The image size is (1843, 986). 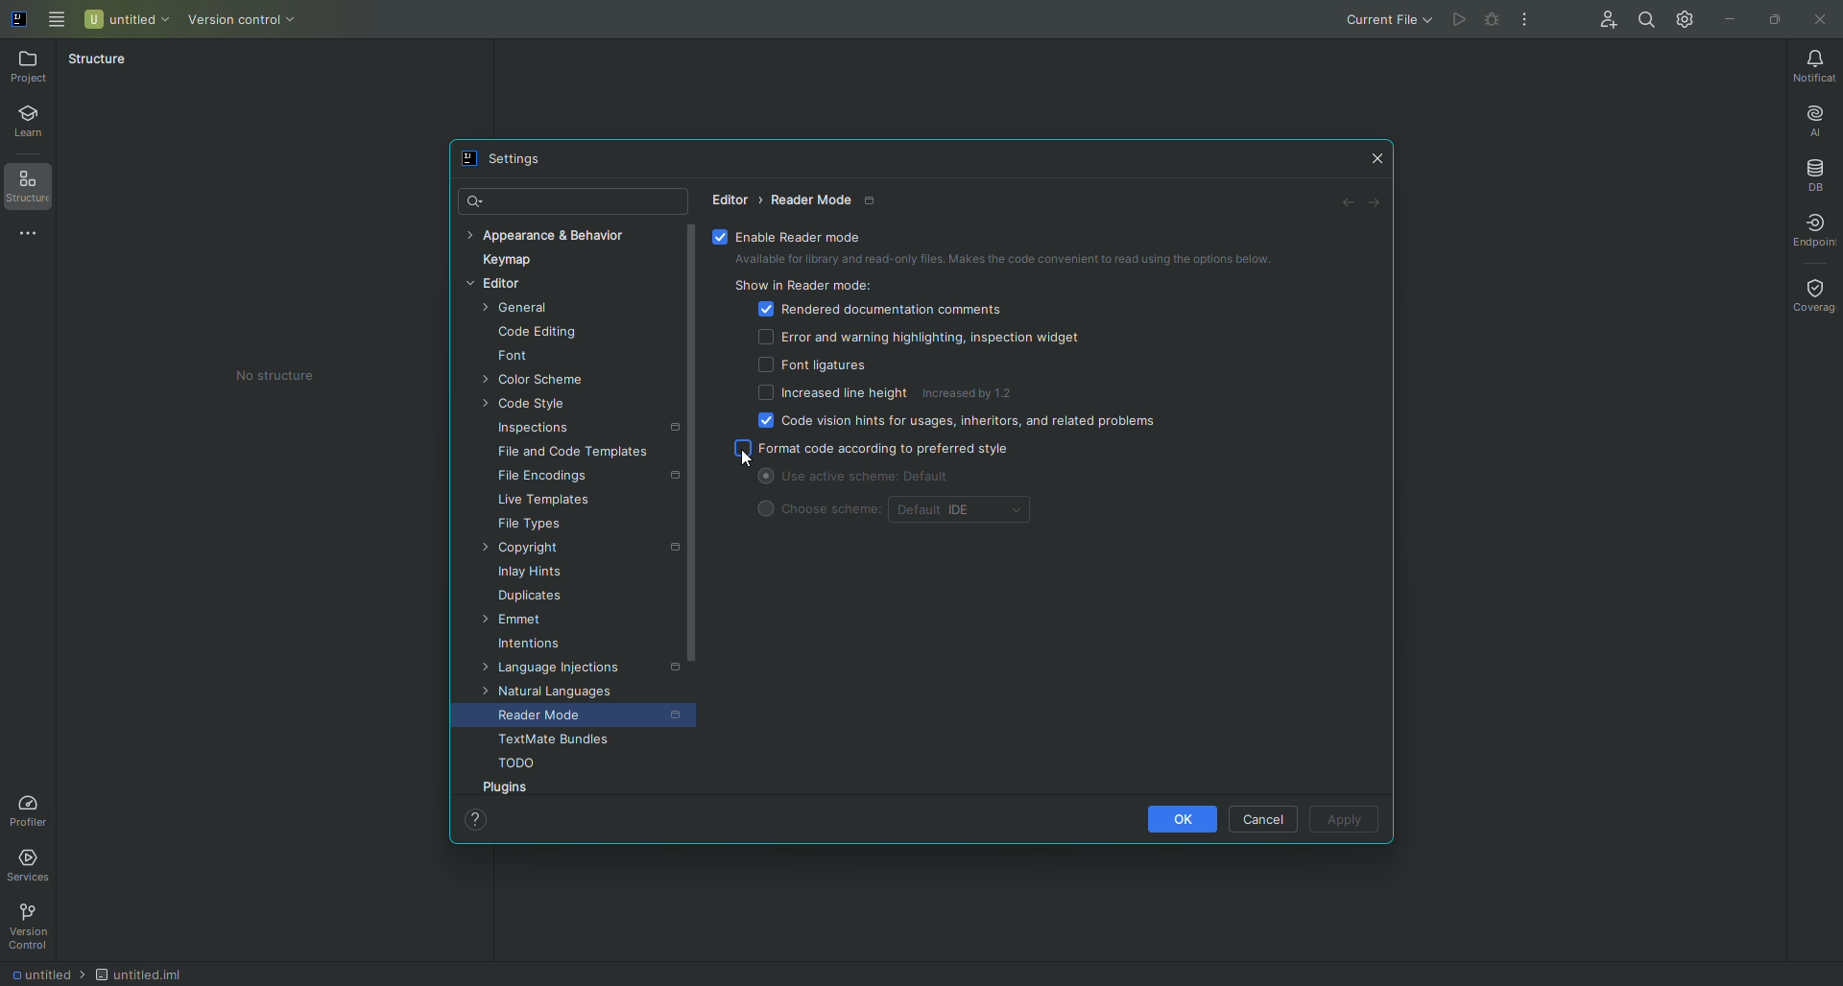 I want to click on Color Scheme, so click(x=536, y=381).